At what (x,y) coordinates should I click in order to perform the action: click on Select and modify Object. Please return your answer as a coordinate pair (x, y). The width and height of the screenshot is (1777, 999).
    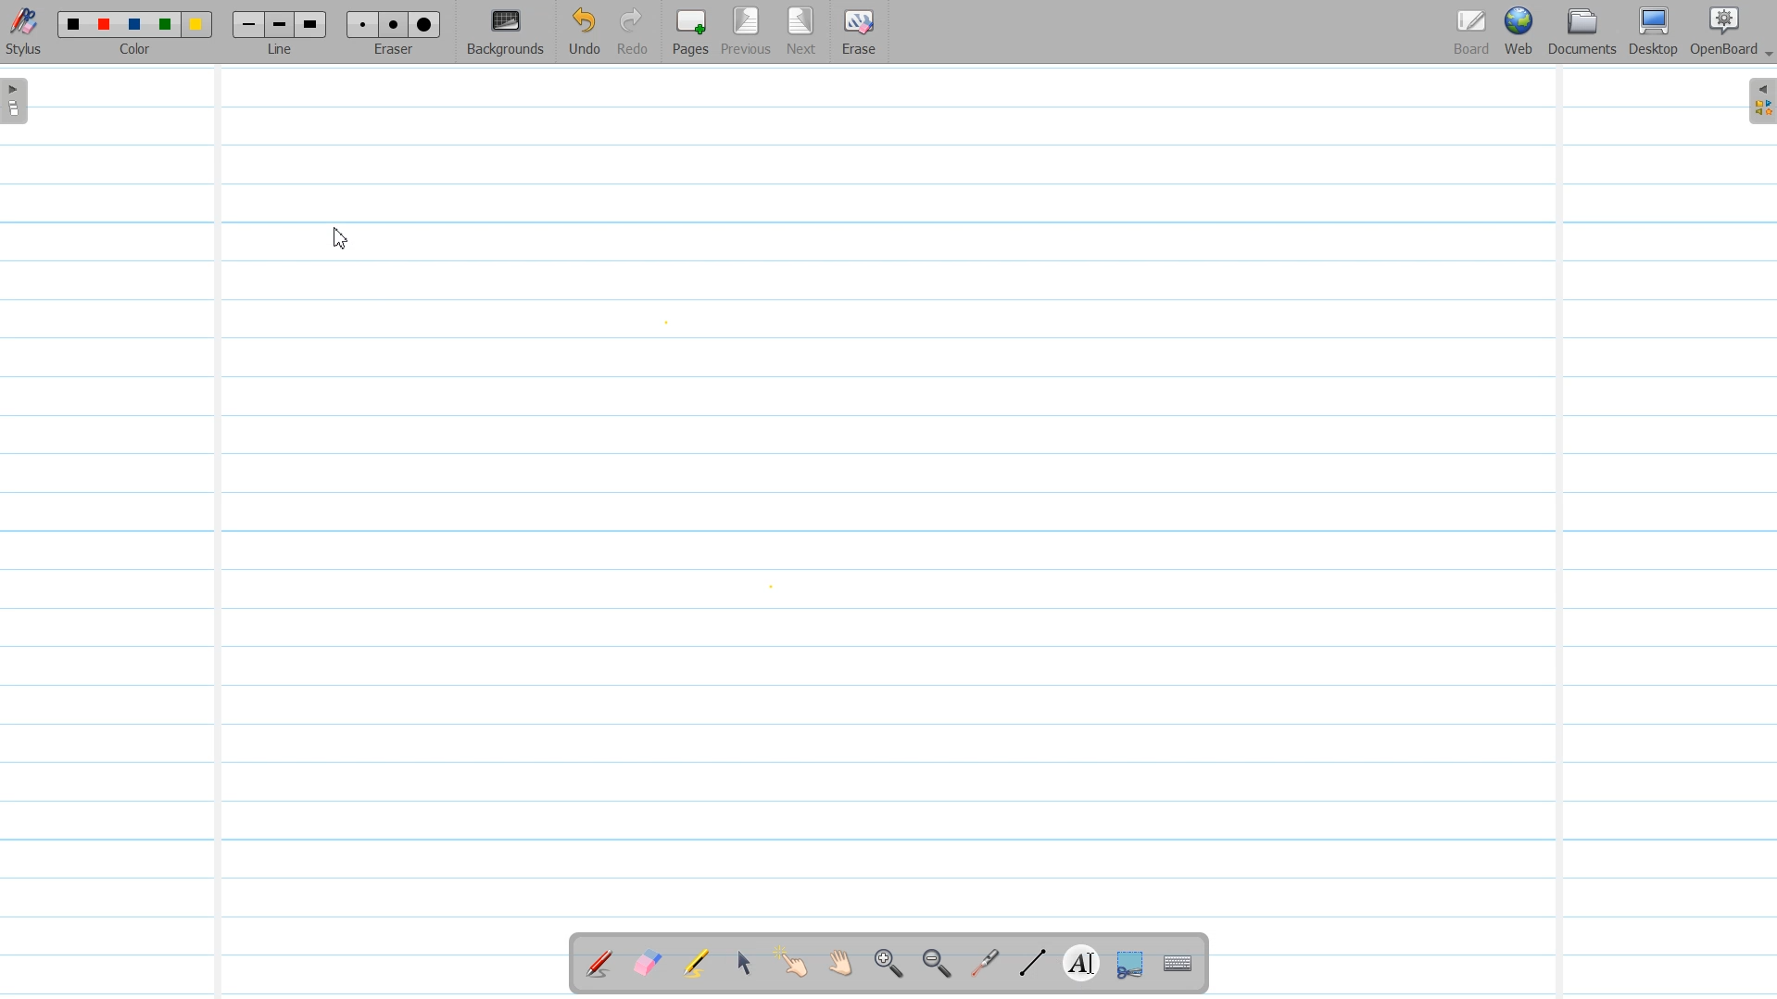
    Looking at the image, I should click on (744, 963).